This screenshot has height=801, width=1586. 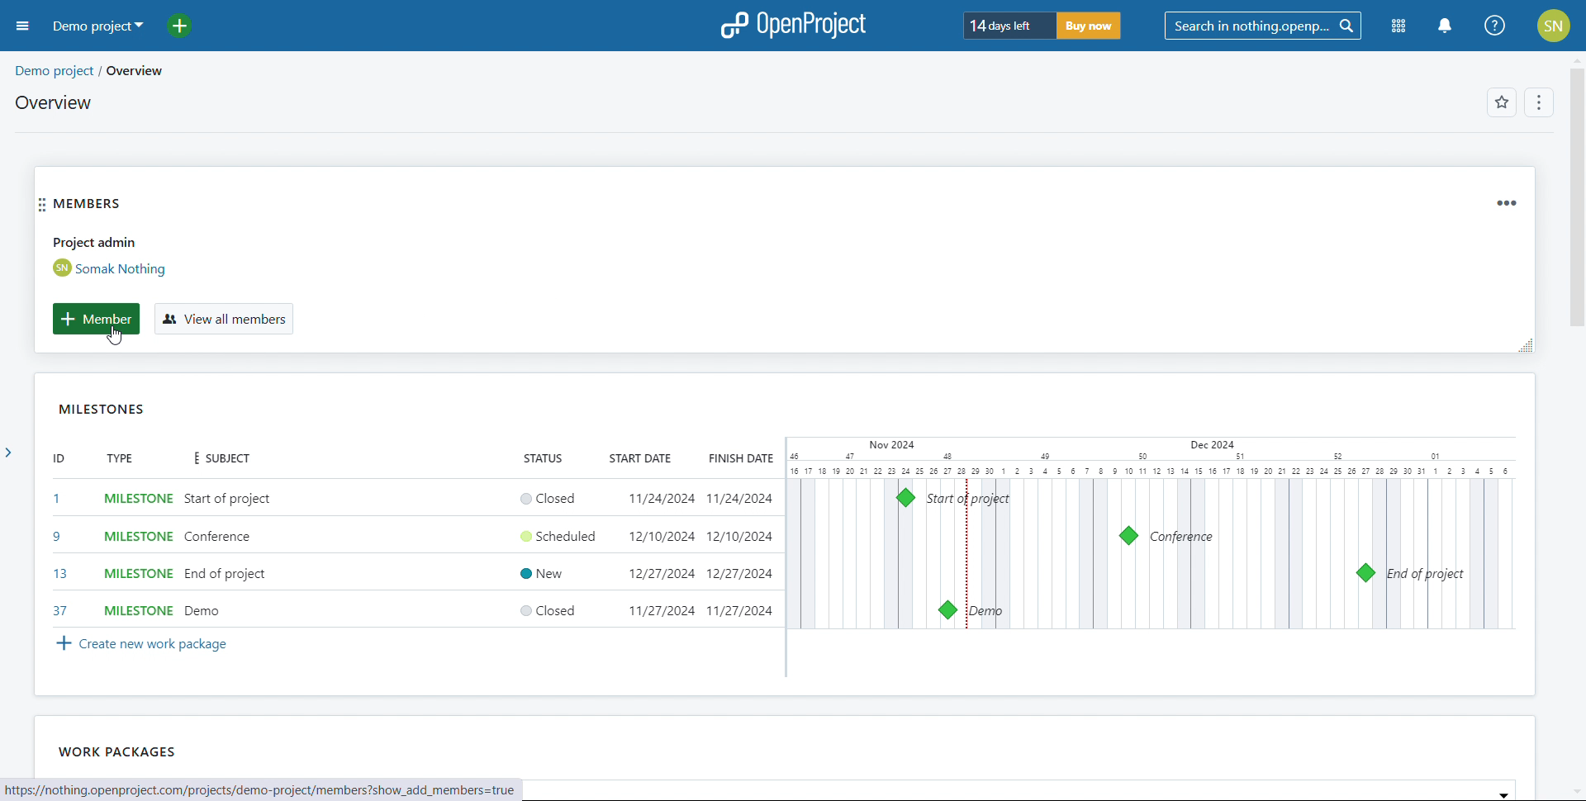 What do you see at coordinates (93, 26) in the screenshot?
I see `demo project selected` at bounding box center [93, 26].